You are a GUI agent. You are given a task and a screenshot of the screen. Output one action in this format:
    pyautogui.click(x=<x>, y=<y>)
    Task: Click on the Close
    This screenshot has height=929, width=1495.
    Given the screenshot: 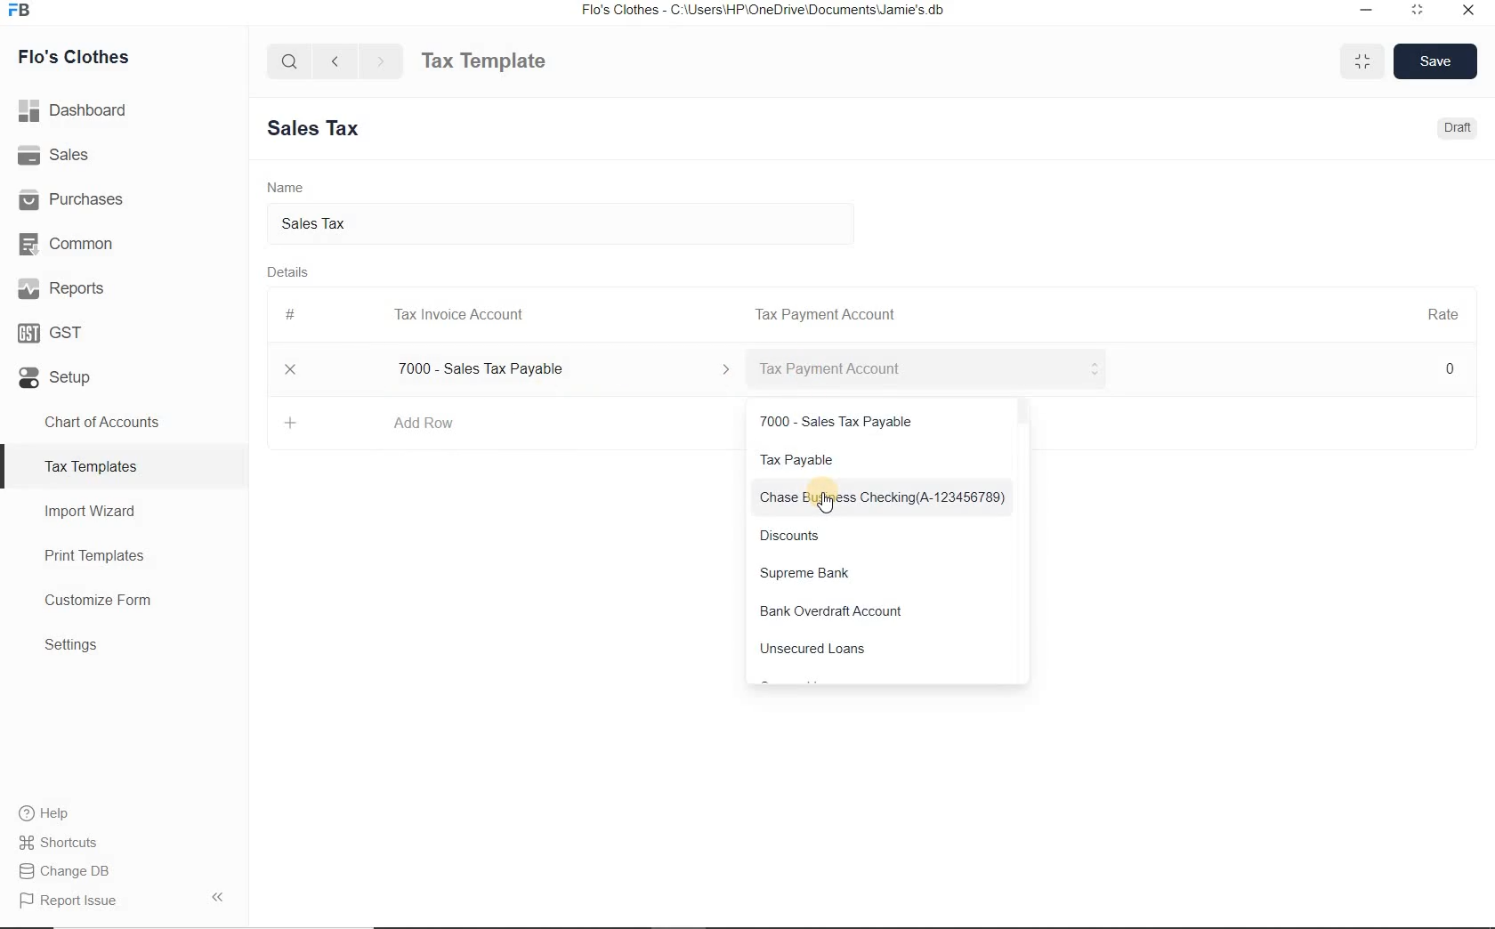 What is the action you would take?
    pyautogui.click(x=291, y=369)
    